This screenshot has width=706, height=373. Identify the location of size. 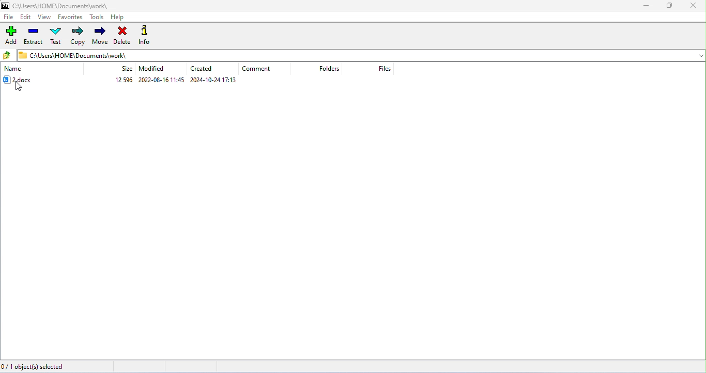
(127, 68).